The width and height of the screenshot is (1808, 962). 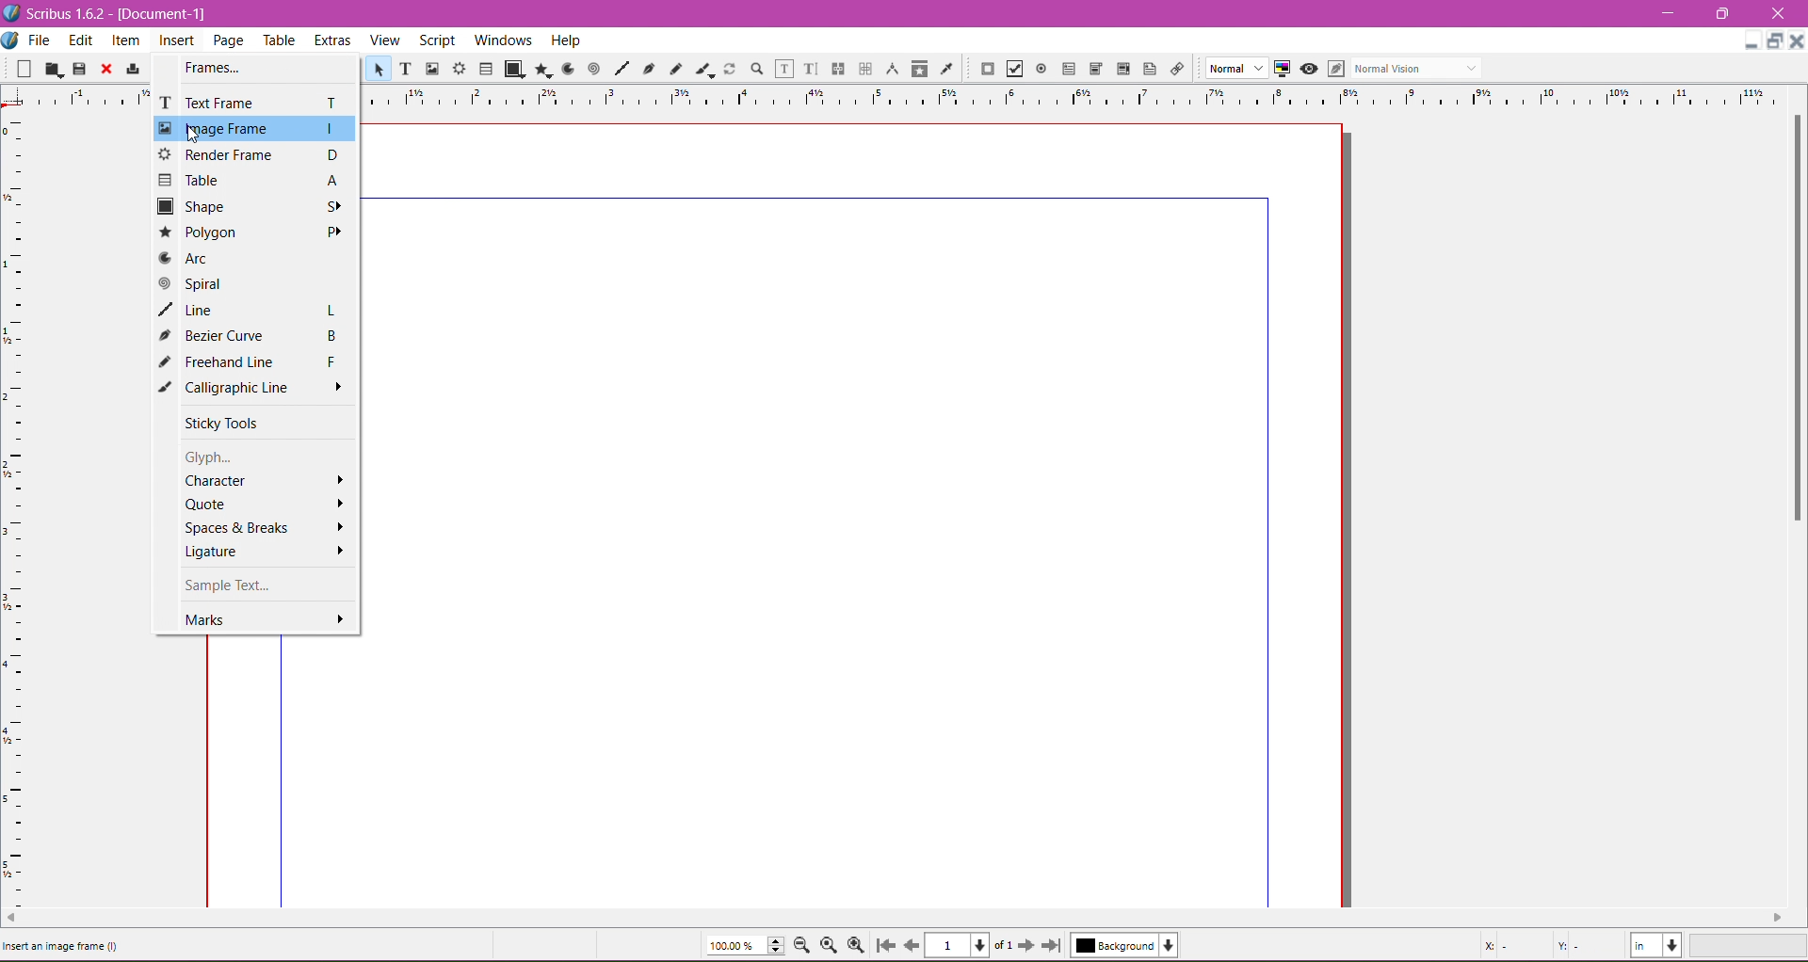 I want to click on Line, so click(x=254, y=309).